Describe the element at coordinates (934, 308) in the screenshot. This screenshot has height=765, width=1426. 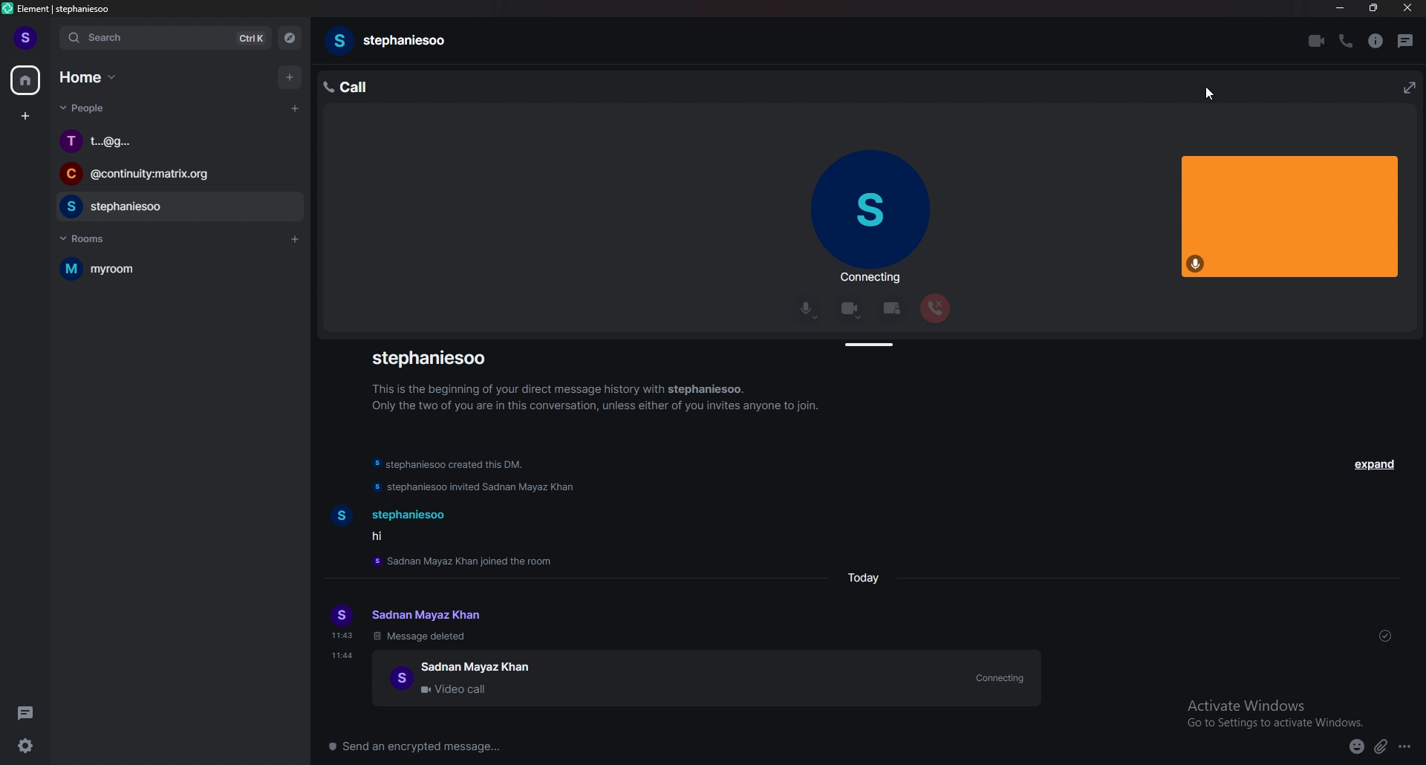
I see `cut call` at that location.